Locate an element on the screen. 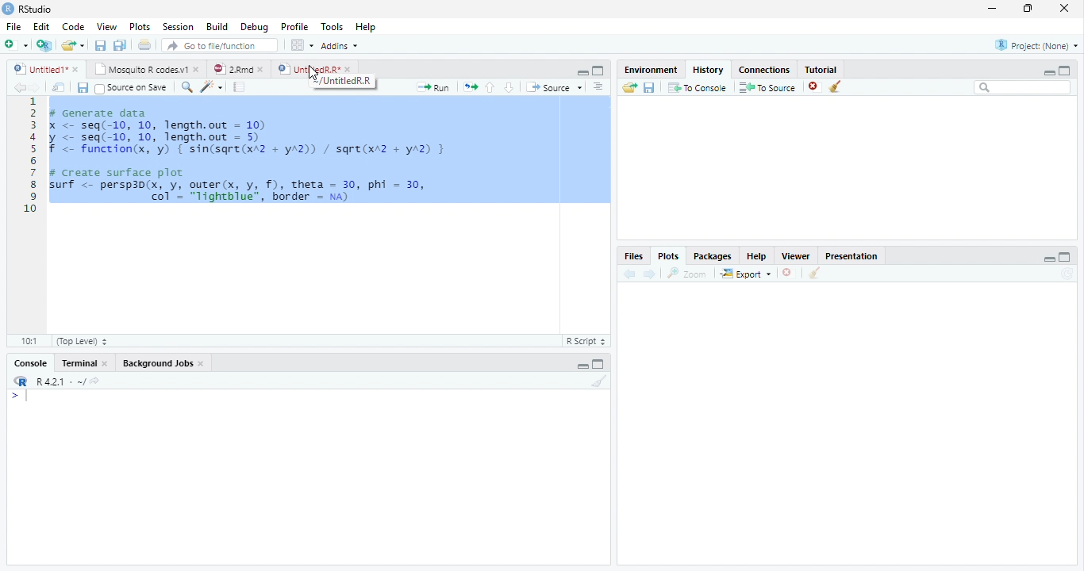 The width and height of the screenshot is (1084, 571). Profile is located at coordinates (295, 26).